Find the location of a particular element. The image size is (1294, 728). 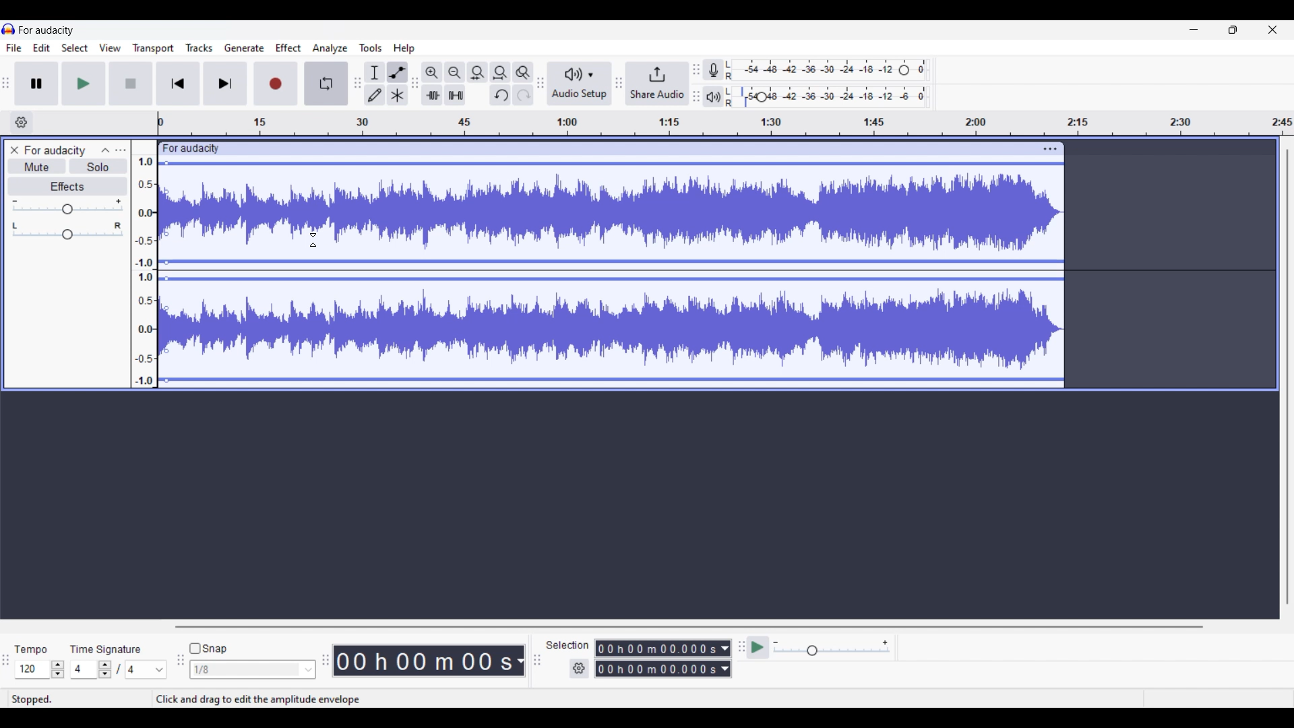

Zoom out is located at coordinates (456, 72).